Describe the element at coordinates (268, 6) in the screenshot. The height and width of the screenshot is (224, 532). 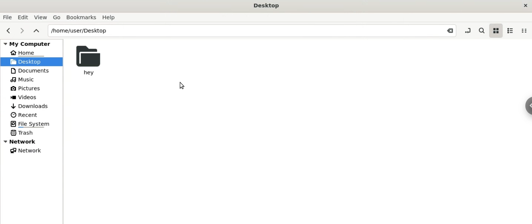
I see `desktop ` at that location.